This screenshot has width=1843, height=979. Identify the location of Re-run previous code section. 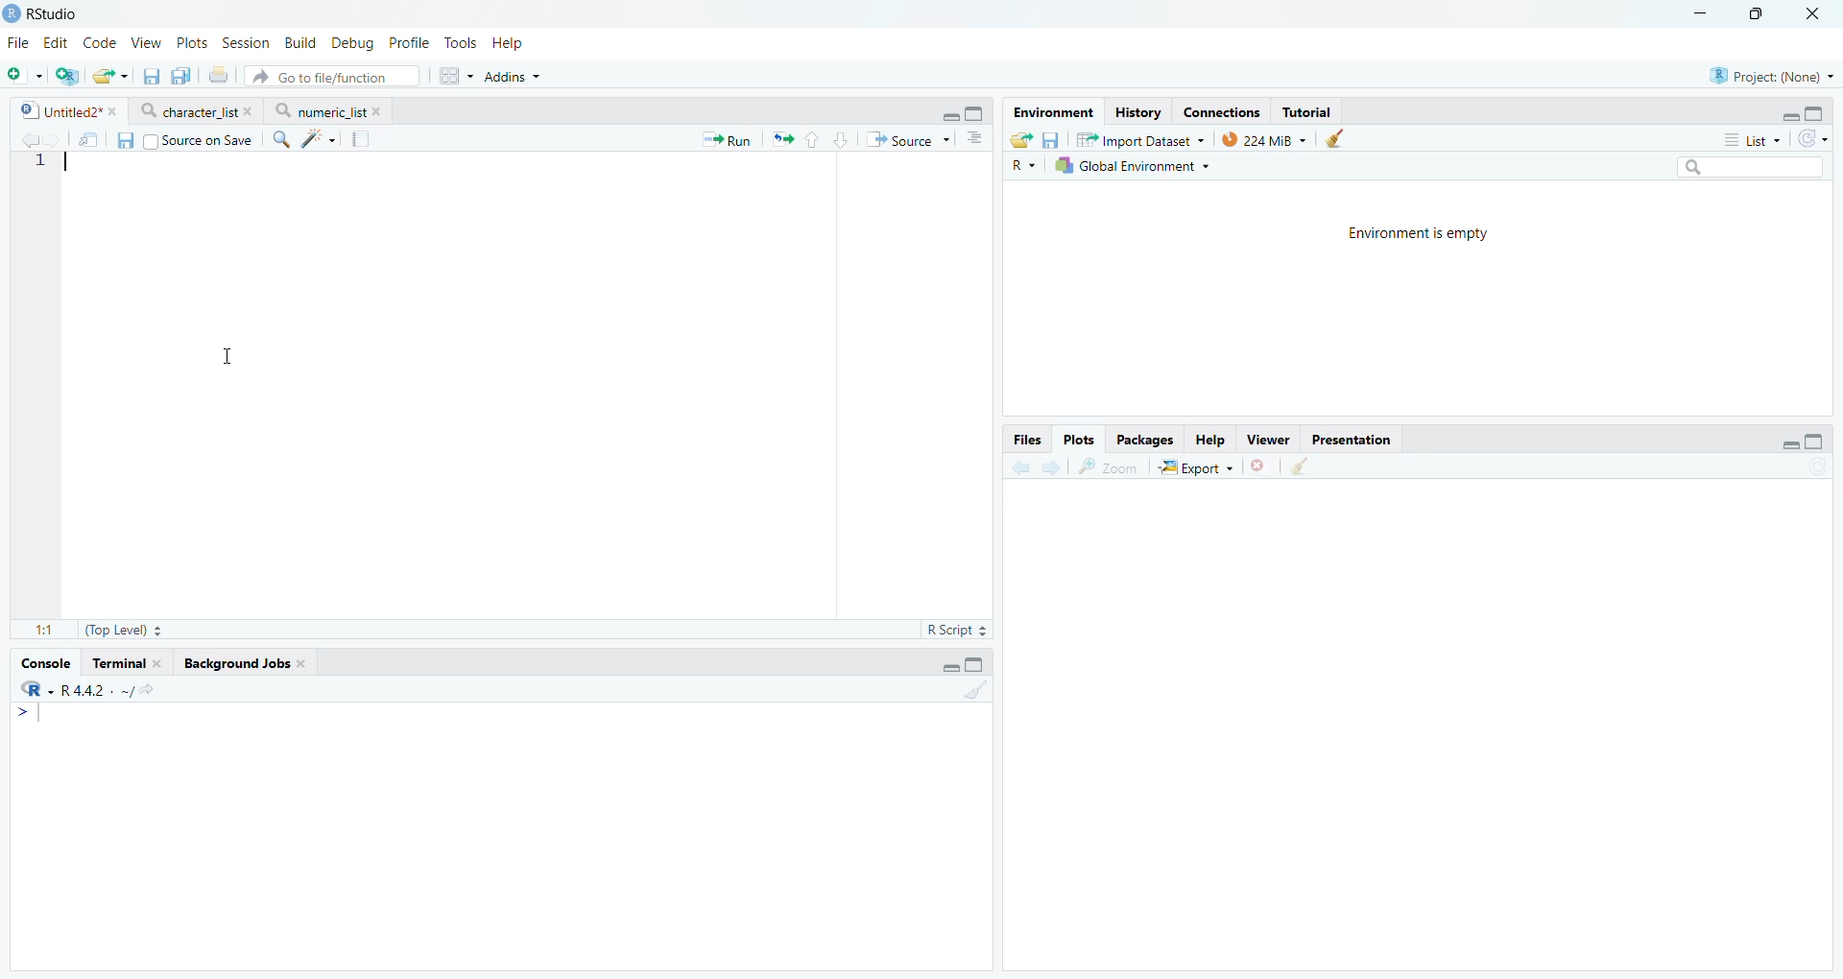
(784, 140).